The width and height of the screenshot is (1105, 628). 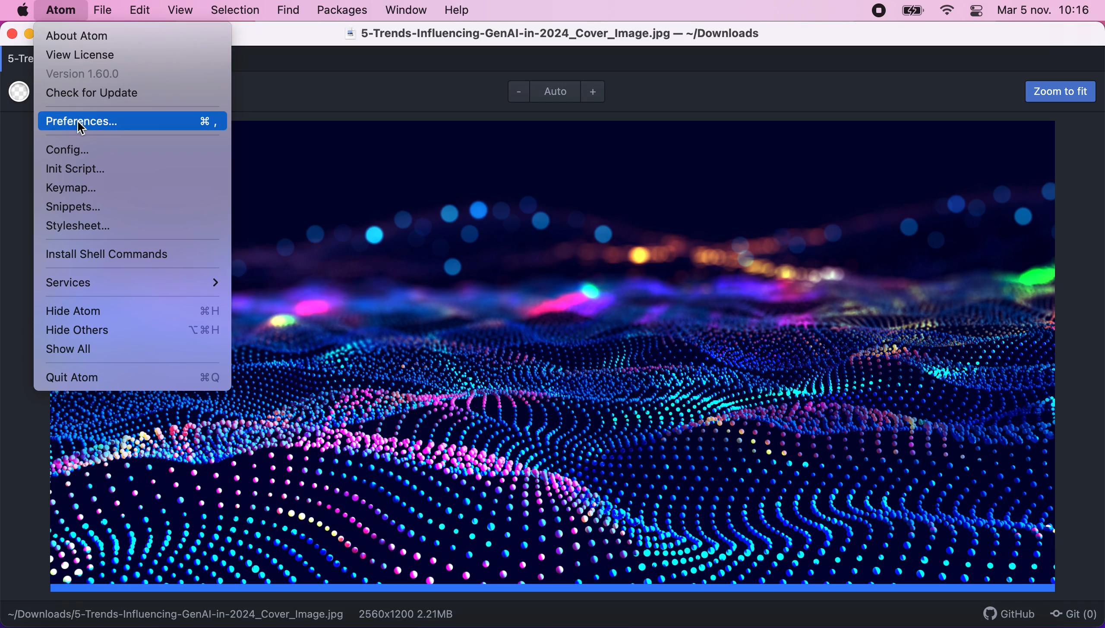 What do you see at coordinates (99, 94) in the screenshot?
I see `check for update` at bounding box center [99, 94].